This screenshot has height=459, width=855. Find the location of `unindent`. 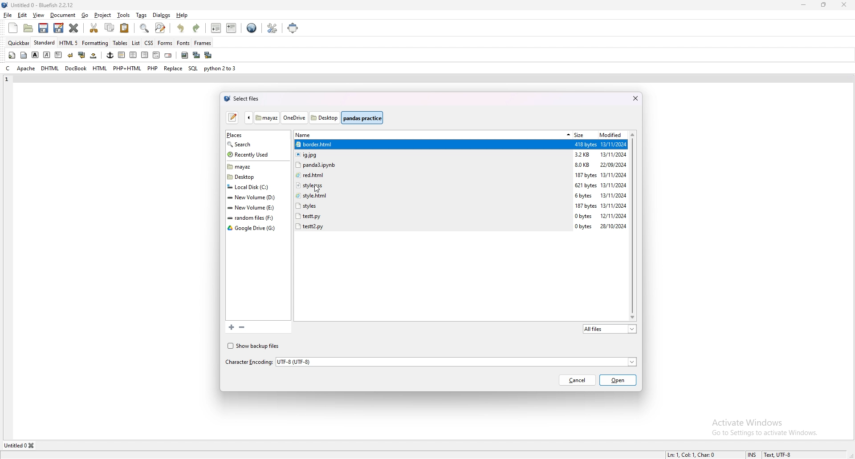

unindent is located at coordinates (217, 28).